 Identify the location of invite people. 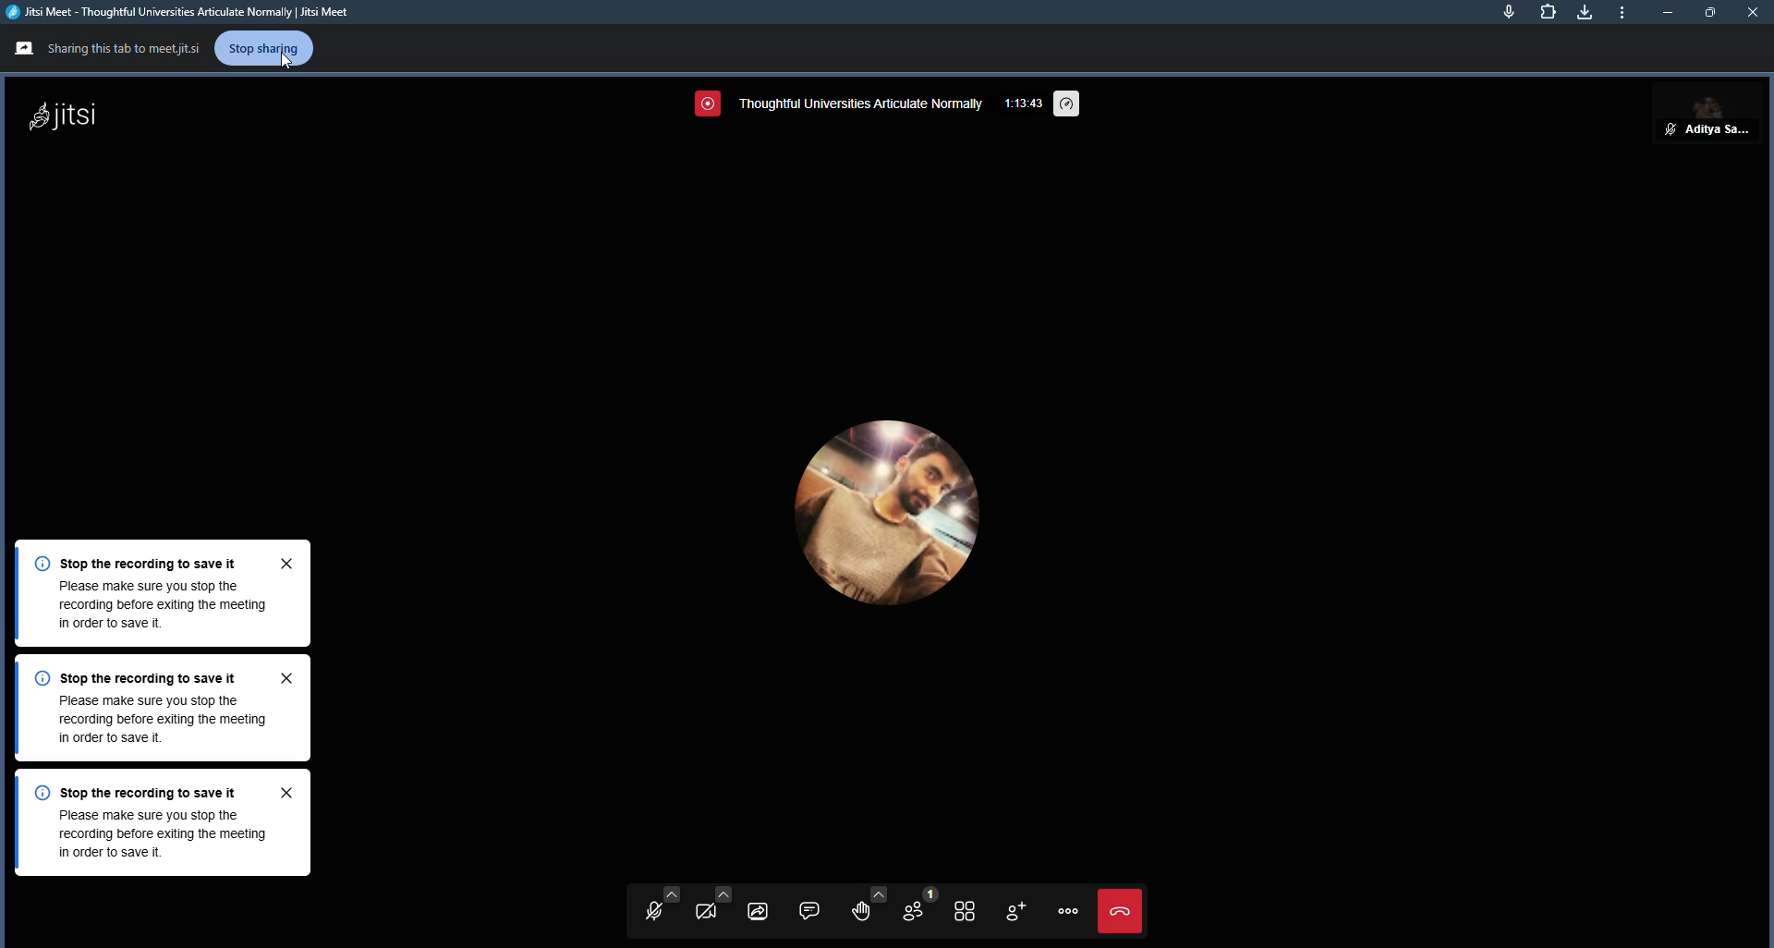
(1015, 908).